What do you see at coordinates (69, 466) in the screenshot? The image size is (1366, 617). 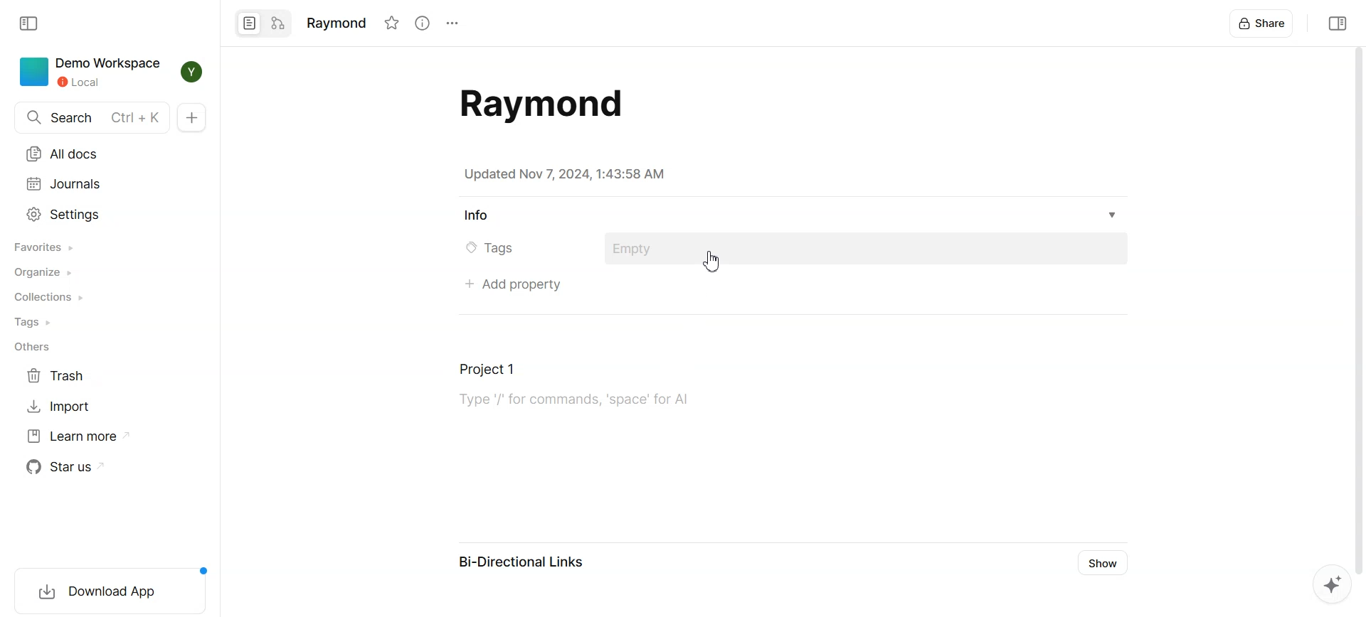 I see `Star us` at bounding box center [69, 466].